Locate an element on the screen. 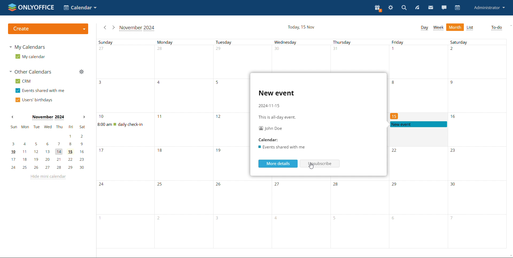 The width and height of the screenshot is (513, 258). Number is located at coordinates (102, 151).